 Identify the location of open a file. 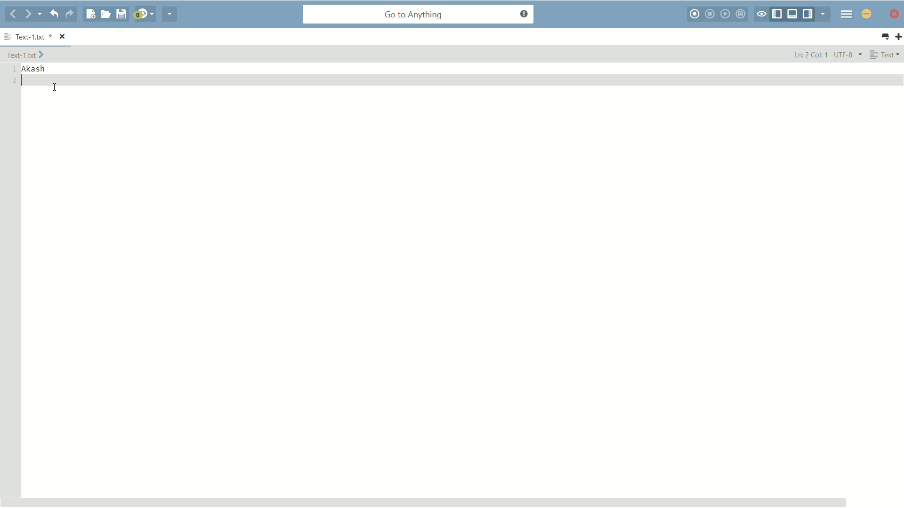
(105, 15).